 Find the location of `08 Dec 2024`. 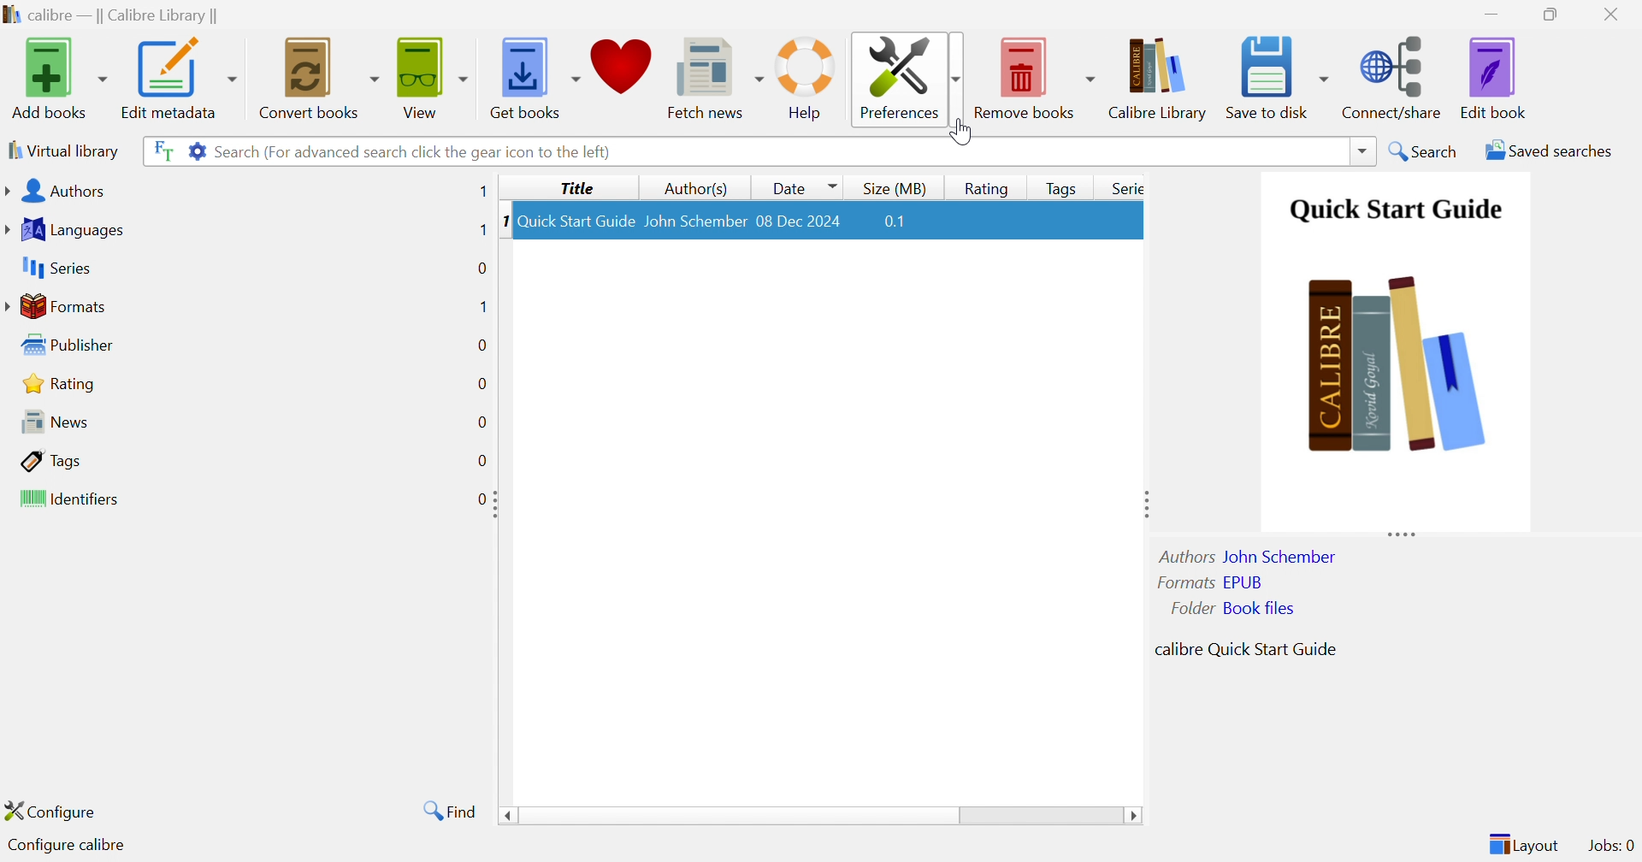

08 Dec 2024 is located at coordinates (800, 219).